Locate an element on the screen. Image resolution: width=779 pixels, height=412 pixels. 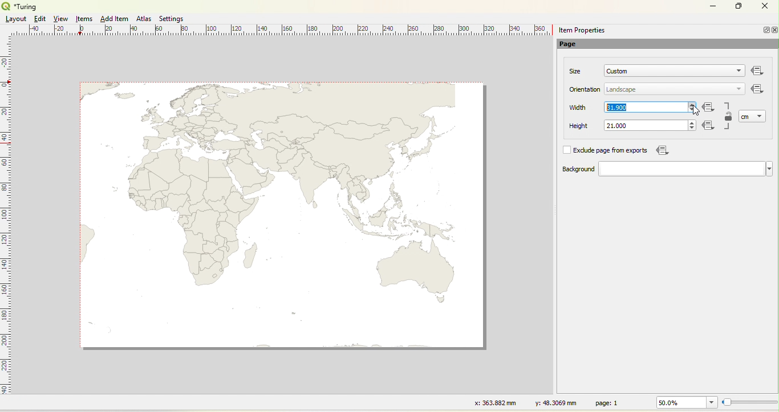
Ruler is located at coordinates (6, 223).